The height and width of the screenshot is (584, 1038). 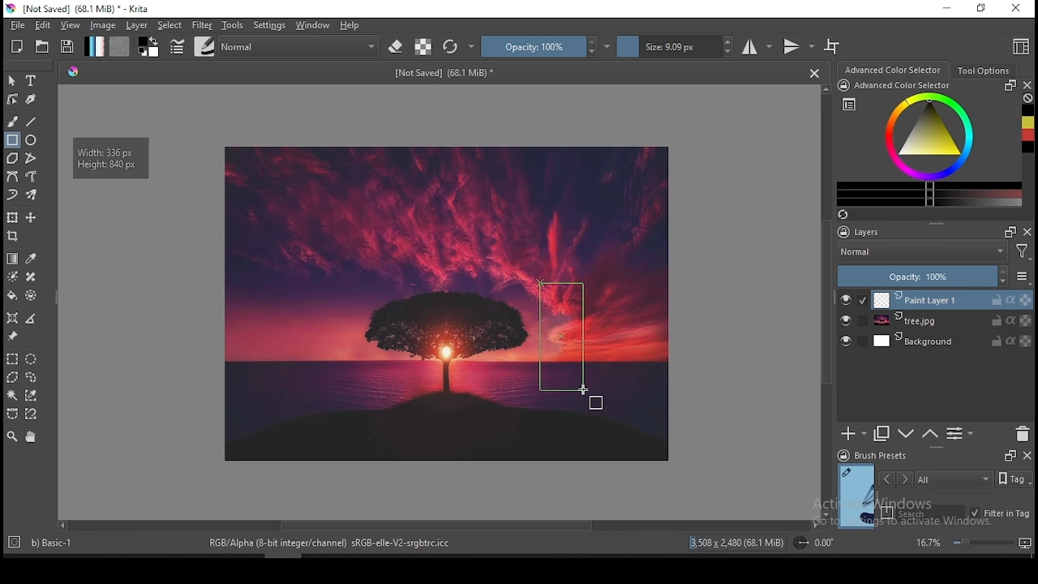 What do you see at coordinates (397, 45) in the screenshot?
I see `set eraser mode` at bounding box center [397, 45].